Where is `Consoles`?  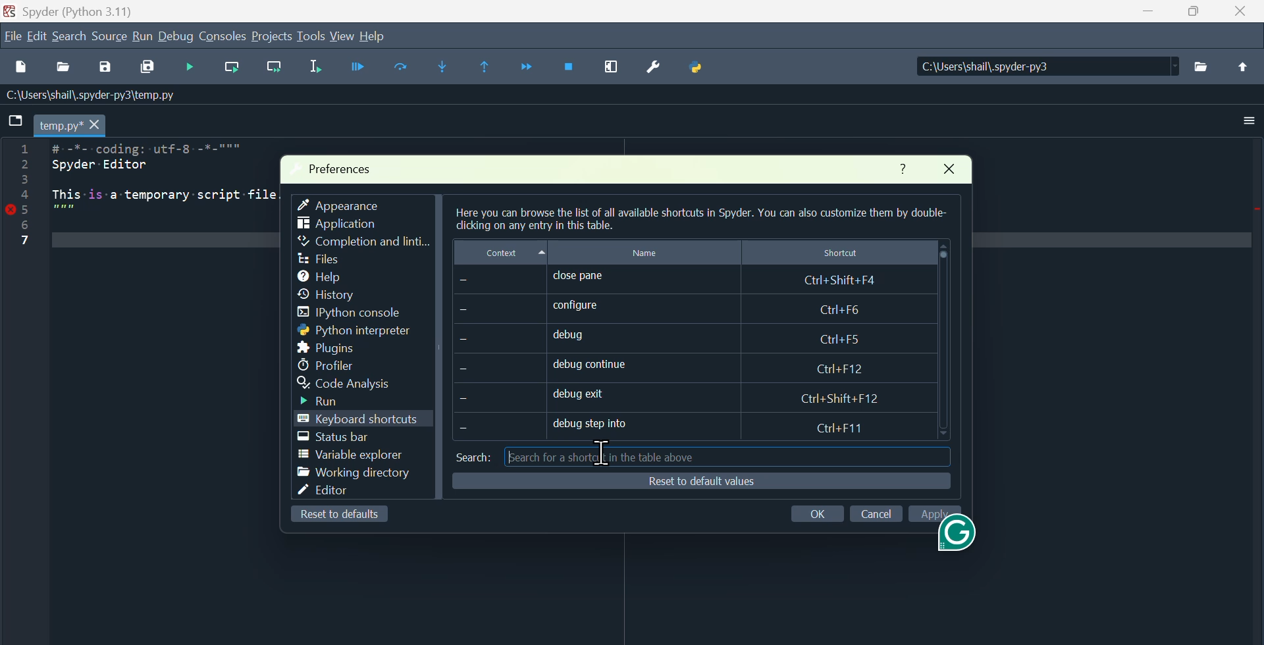 Consoles is located at coordinates (223, 38).